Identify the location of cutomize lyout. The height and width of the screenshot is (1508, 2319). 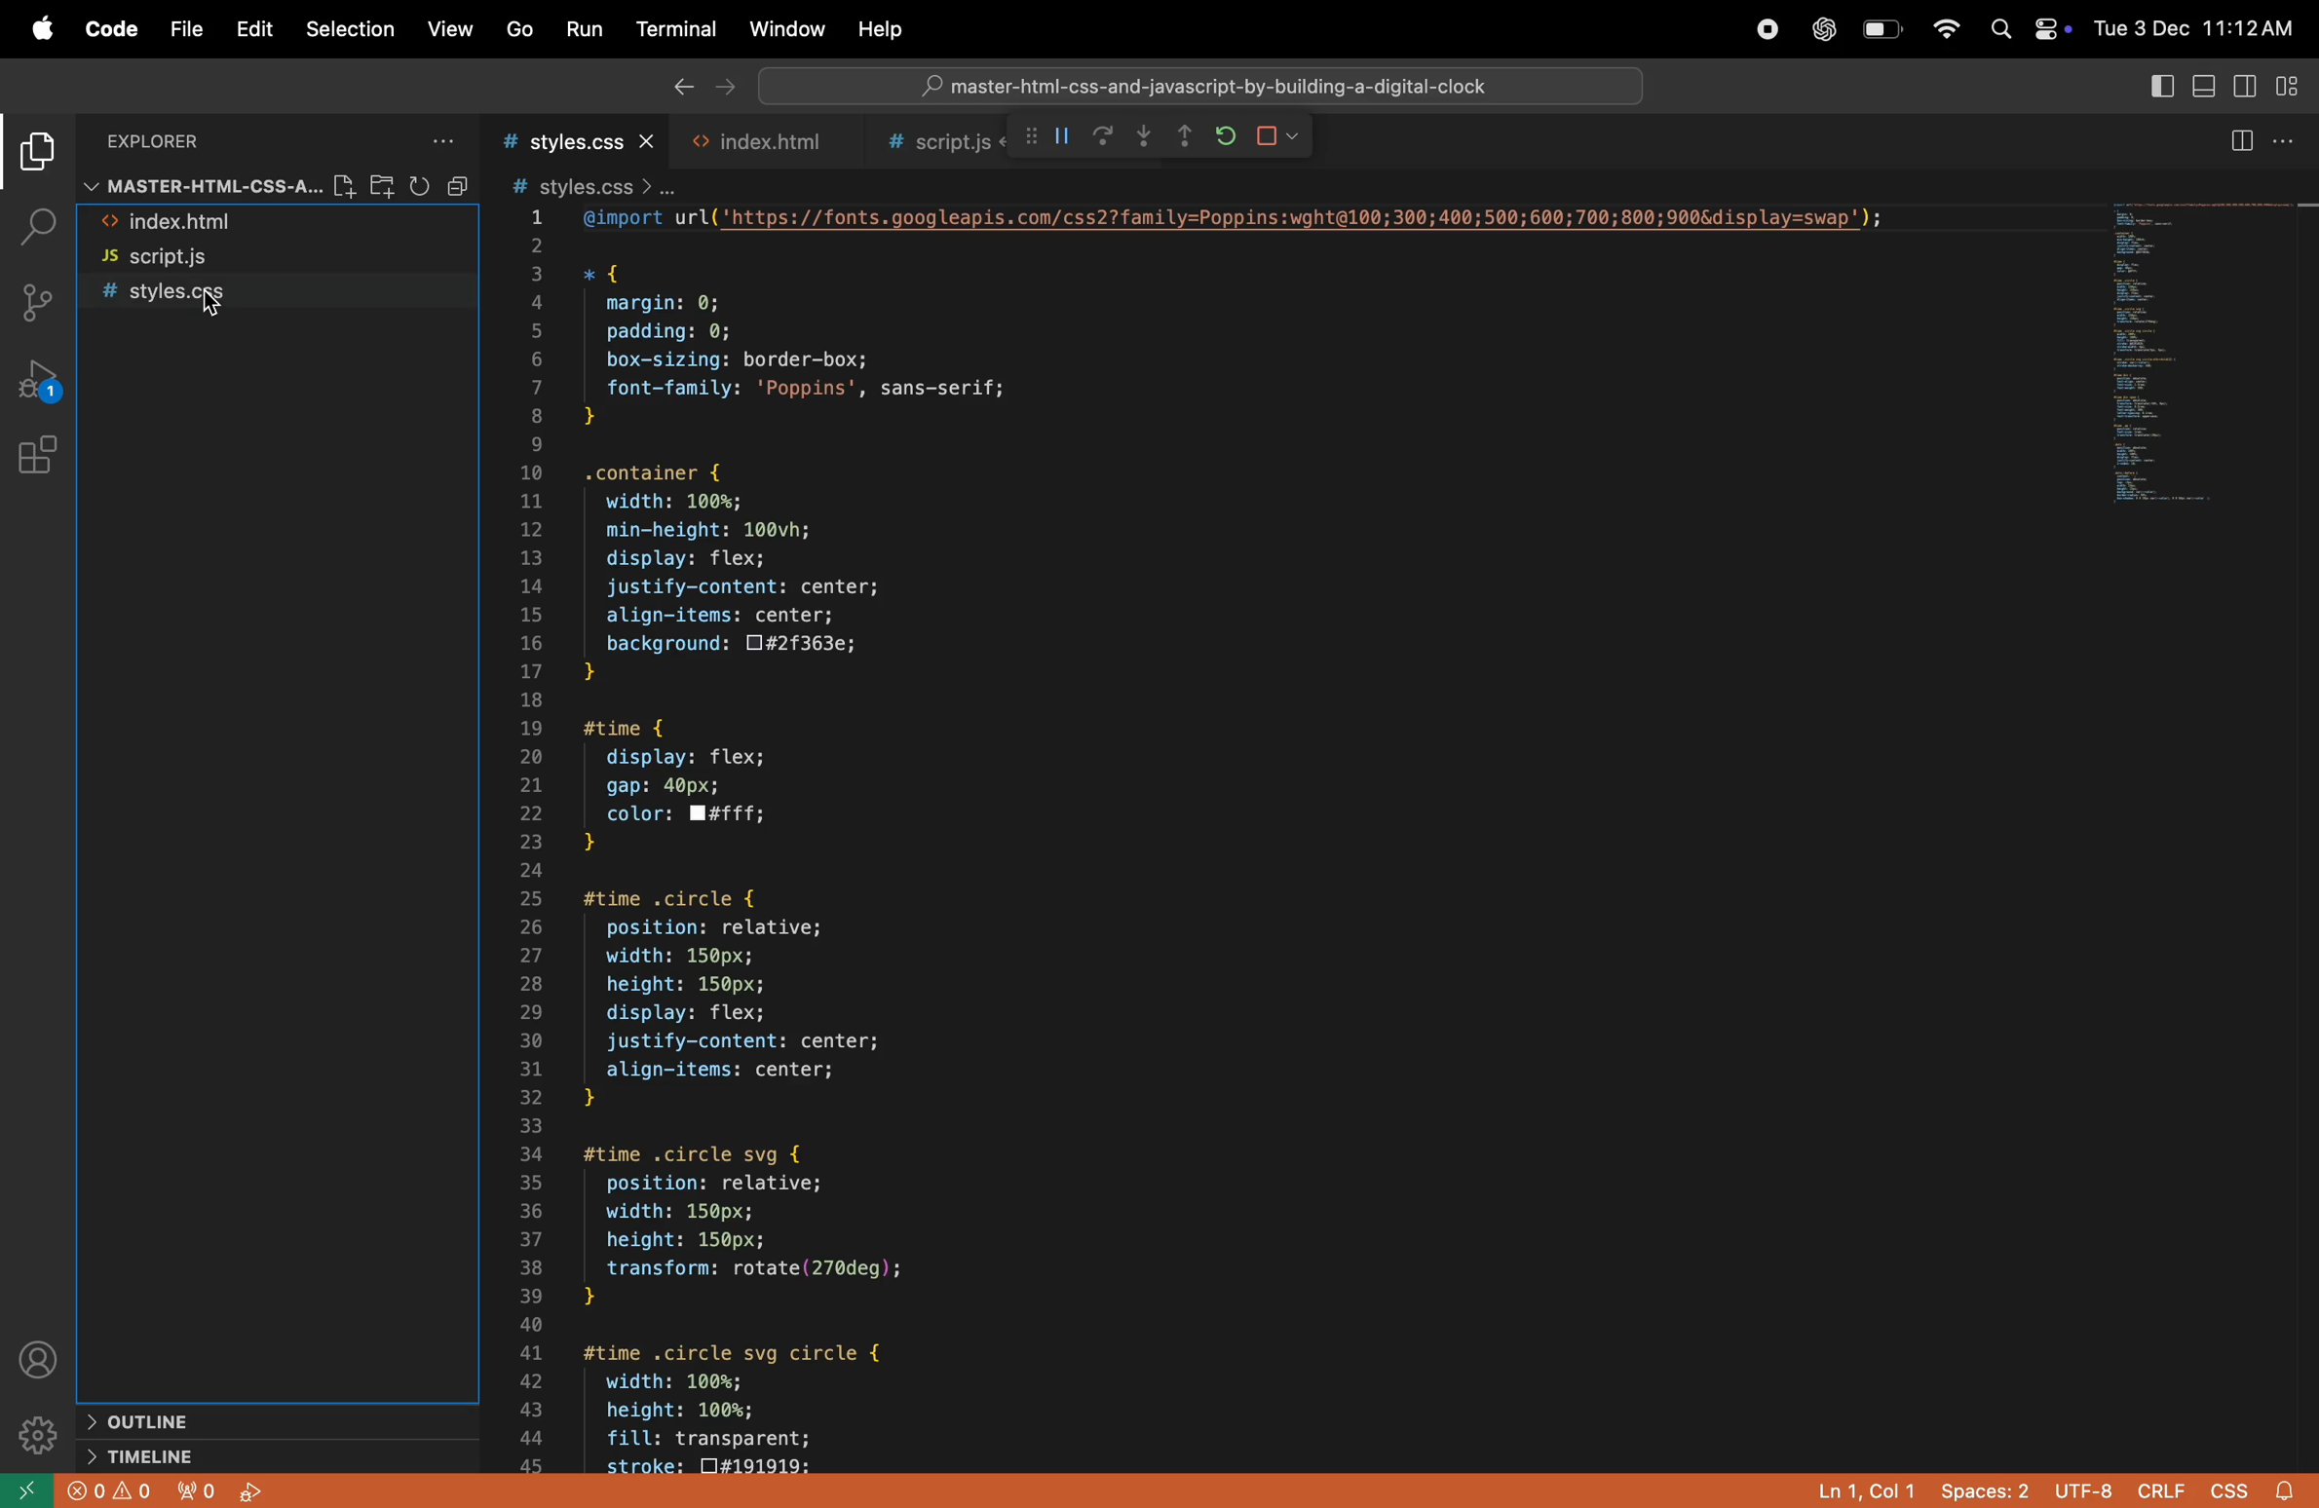
(2293, 84).